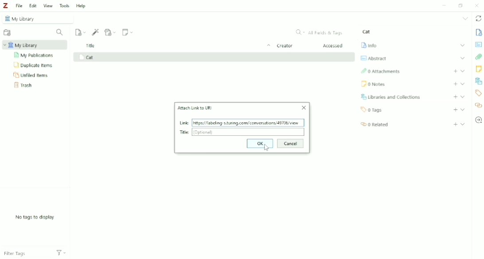 The width and height of the screenshot is (484, 259). Describe the element at coordinates (25, 251) in the screenshot. I see `Filter Tags` at that location.